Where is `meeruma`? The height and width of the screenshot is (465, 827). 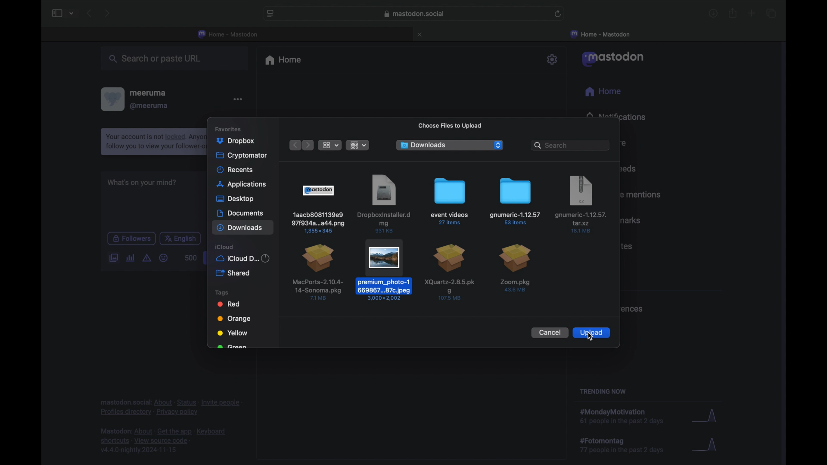 meeruma is located at coordinates (150, 93).